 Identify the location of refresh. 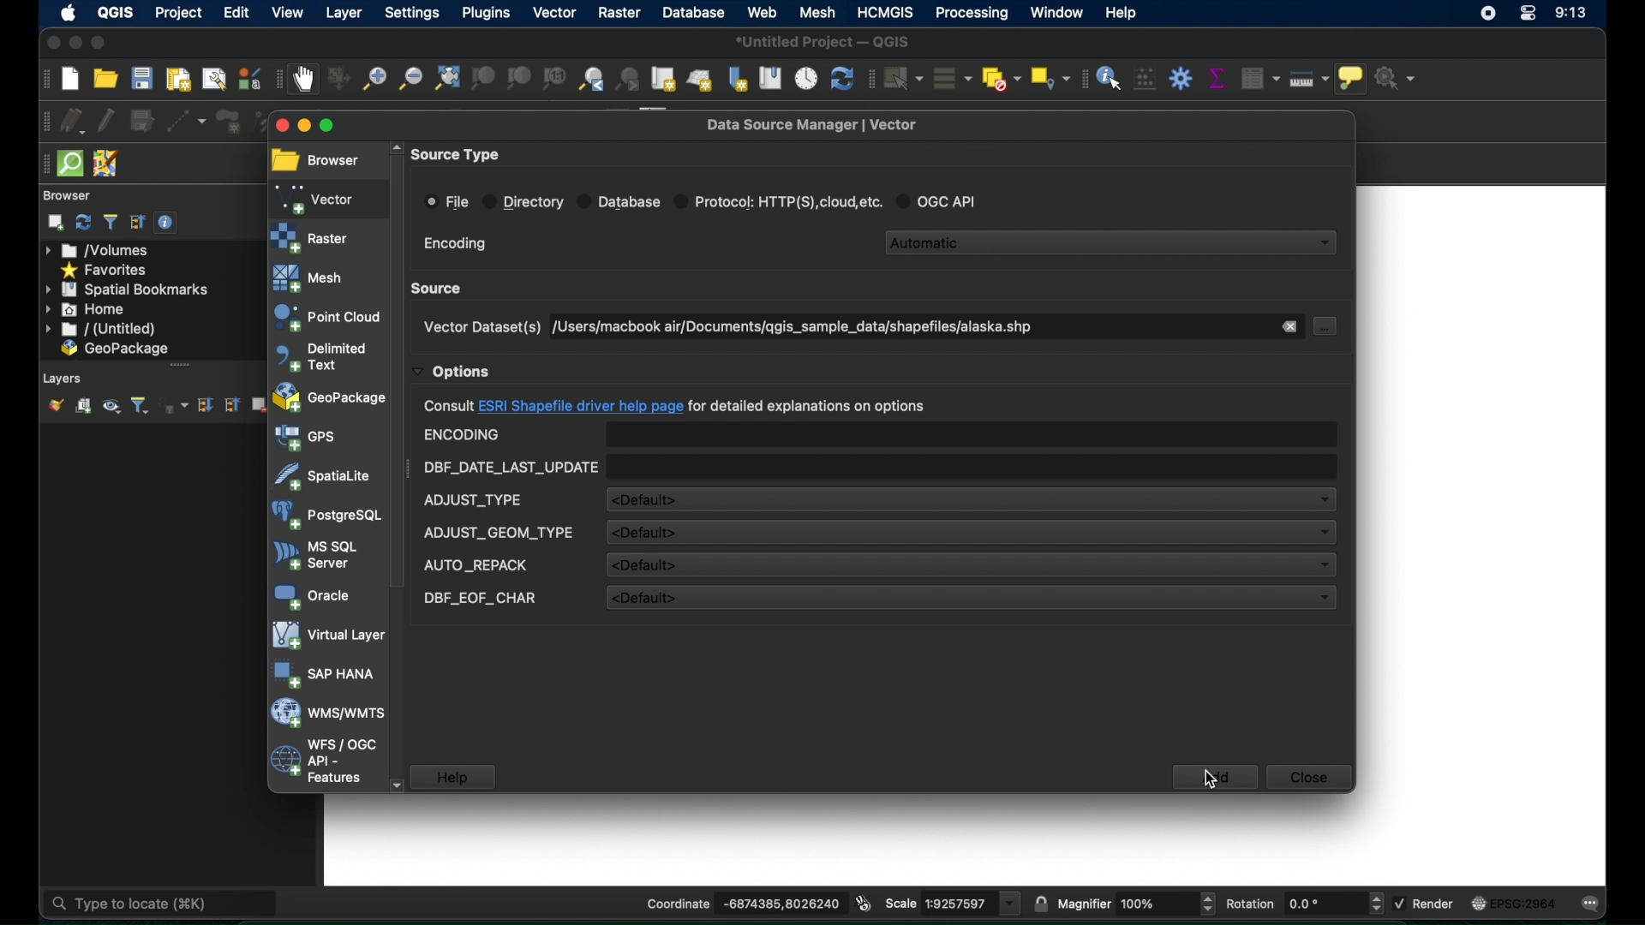
(840, 78).